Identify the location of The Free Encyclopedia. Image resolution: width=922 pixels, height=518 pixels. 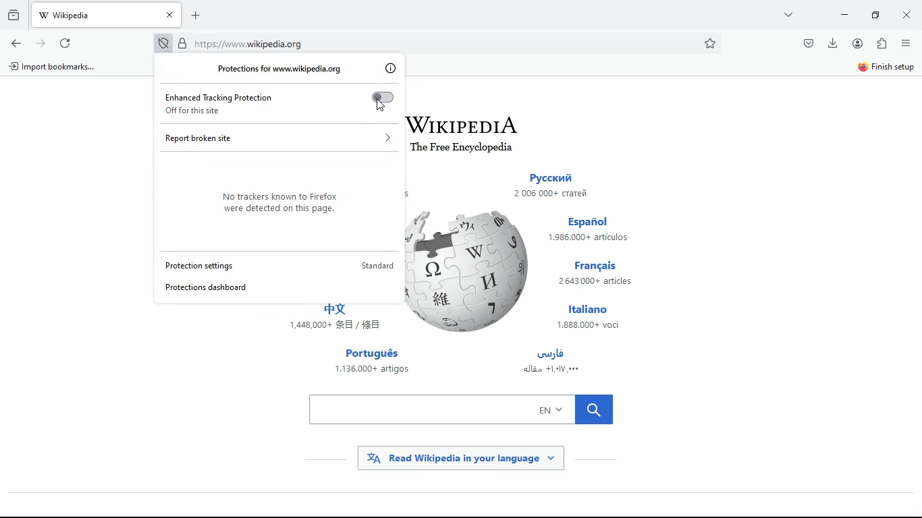
(466, 150).